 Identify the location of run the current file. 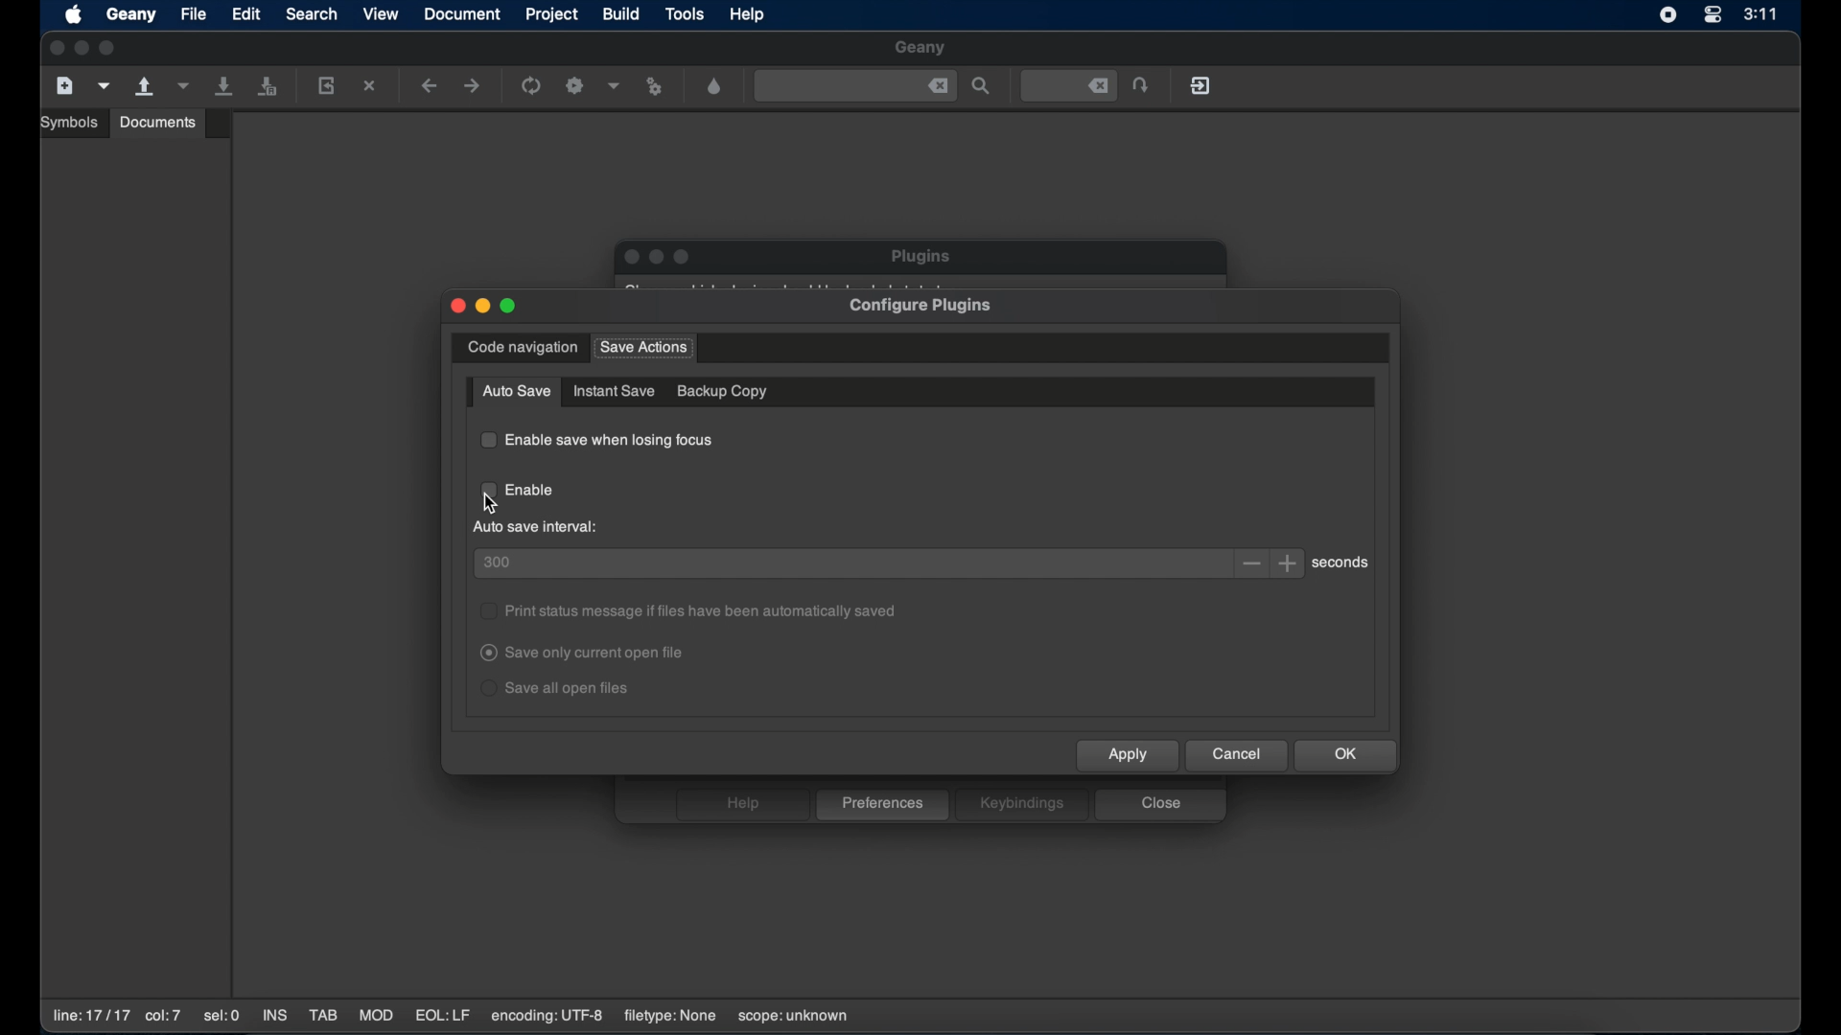
(532, 86).